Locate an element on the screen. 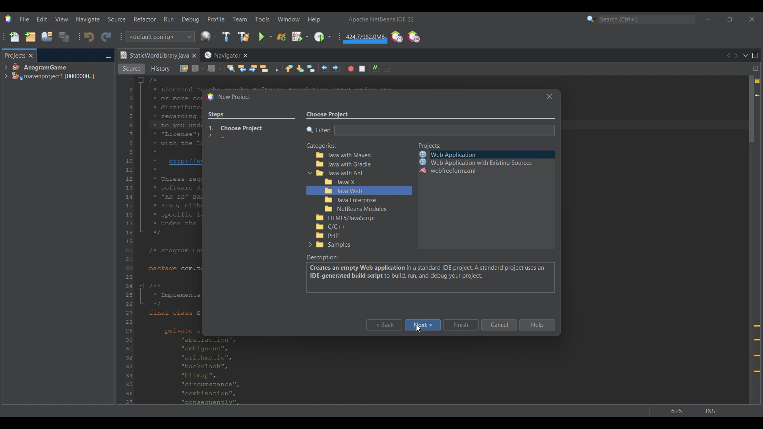  Team menu is located at coordinates (240, 19).